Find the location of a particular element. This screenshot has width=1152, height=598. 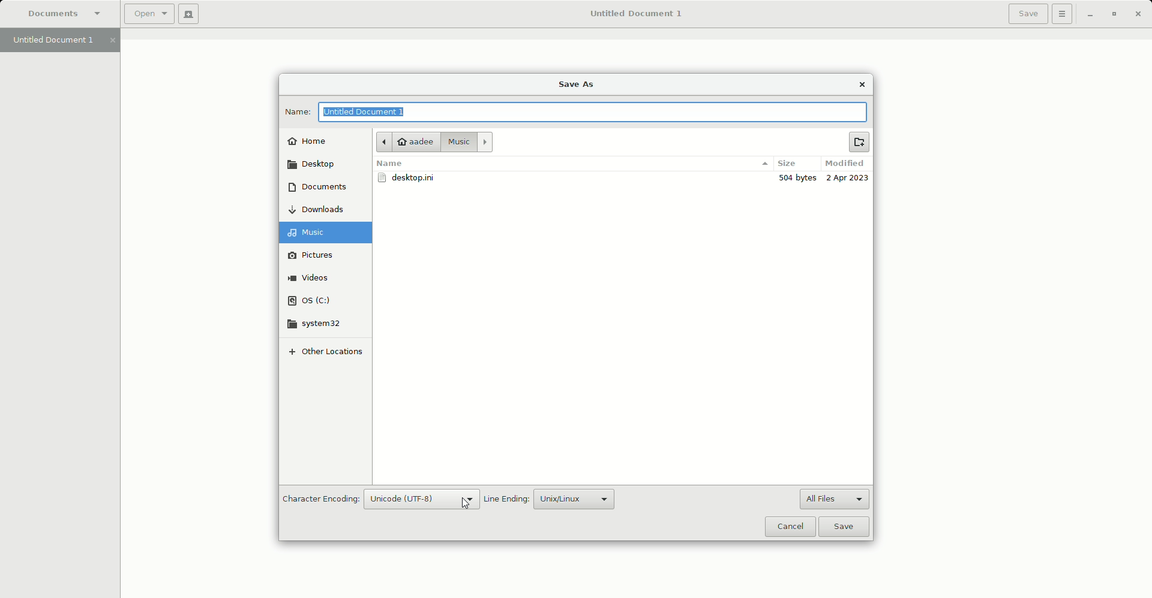

Minimize is located at coordinates (1090, 14).